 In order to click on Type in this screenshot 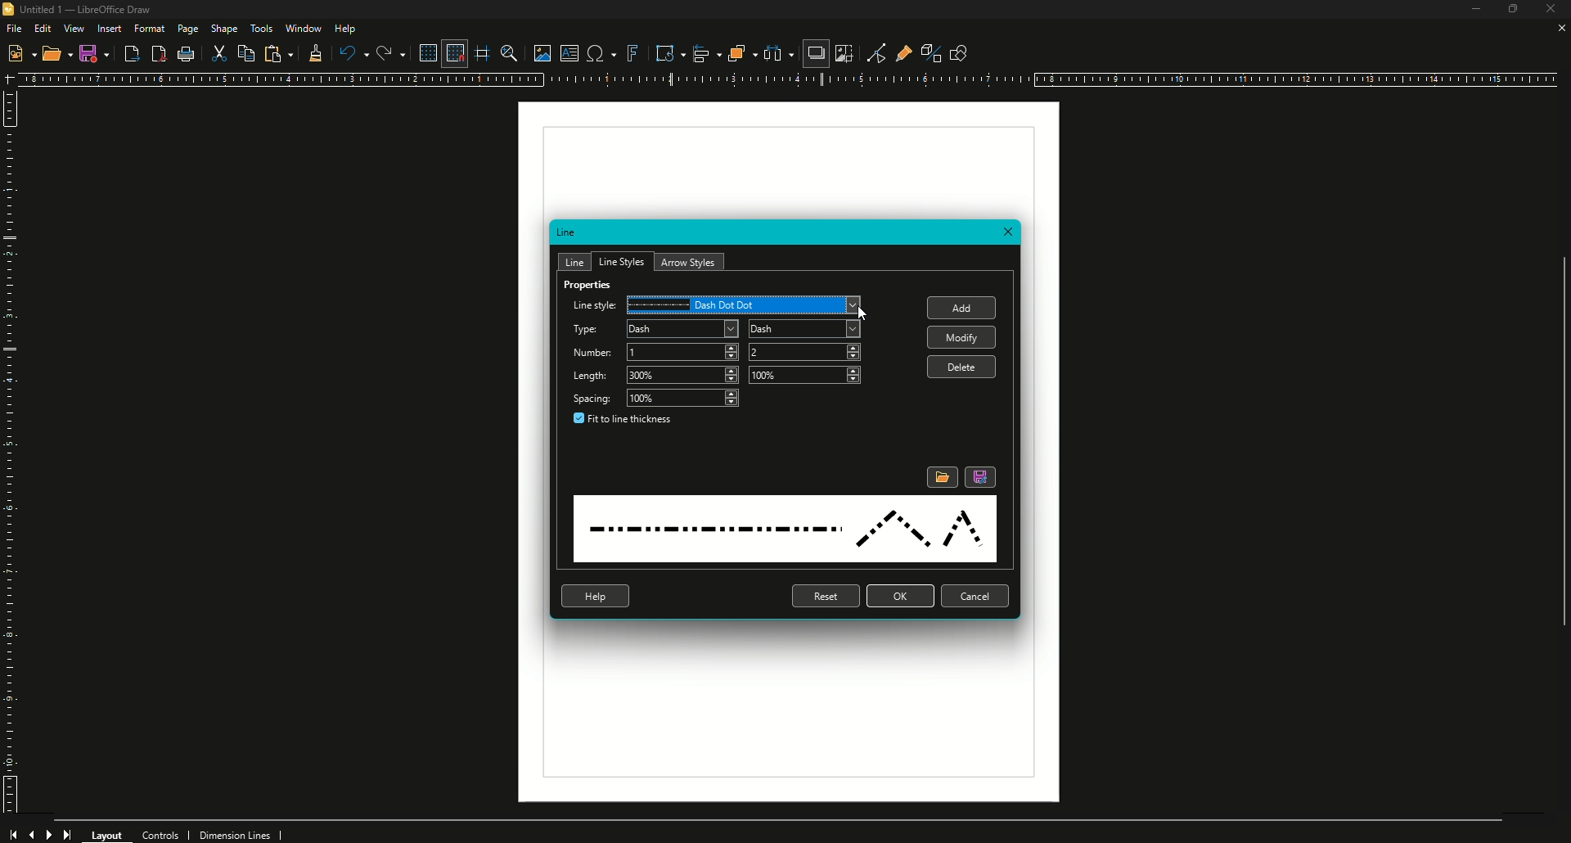, I will do `click(586, 331)`.